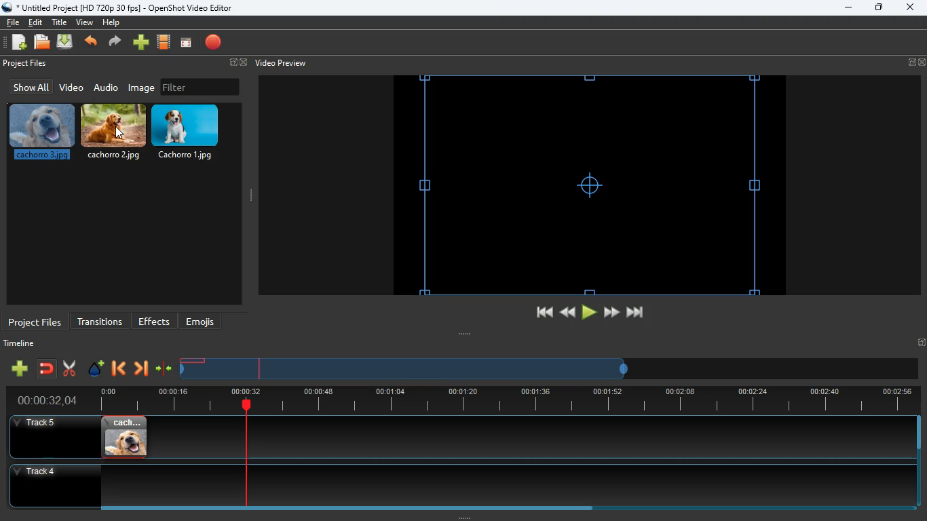 The image size is (927, 521). Describe the element at coordinates (117, 43) in the screenshot. I see `forward` at that location.